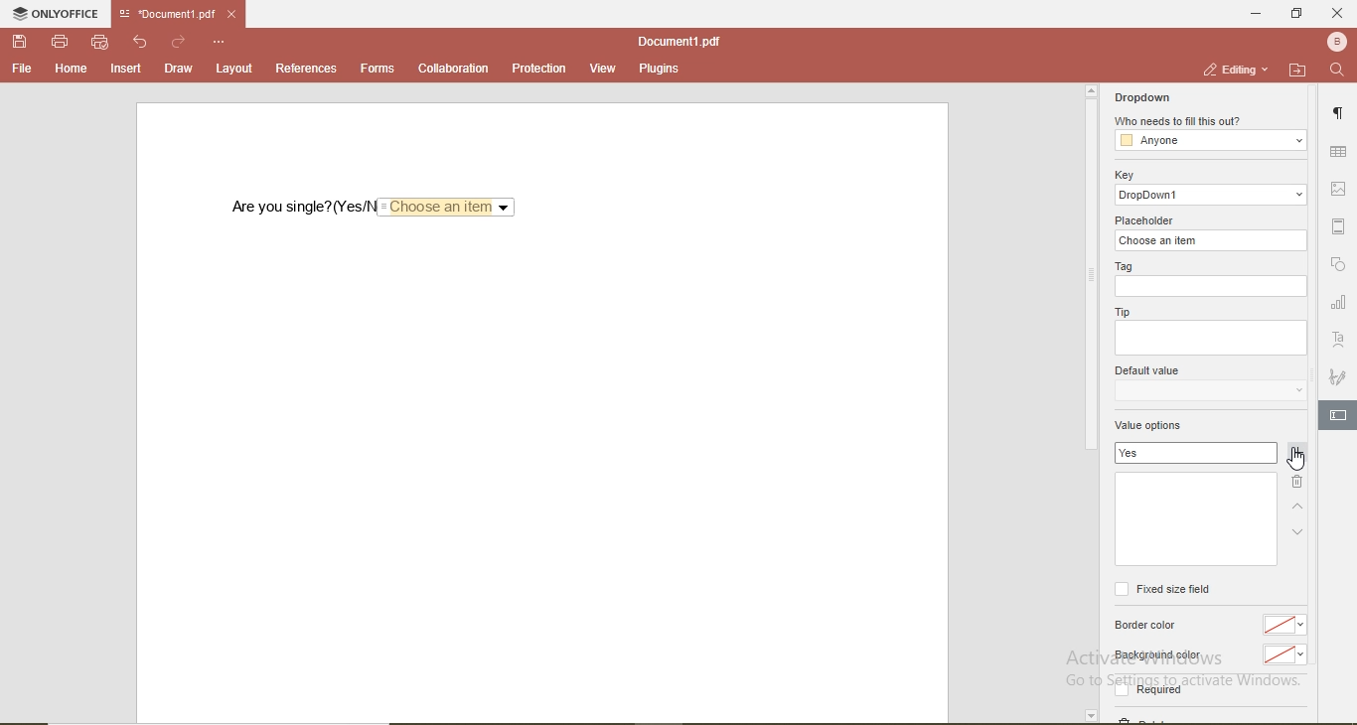  Describe the element at coordinates (540, 68) in the screenshot. I see `protection` at that location.